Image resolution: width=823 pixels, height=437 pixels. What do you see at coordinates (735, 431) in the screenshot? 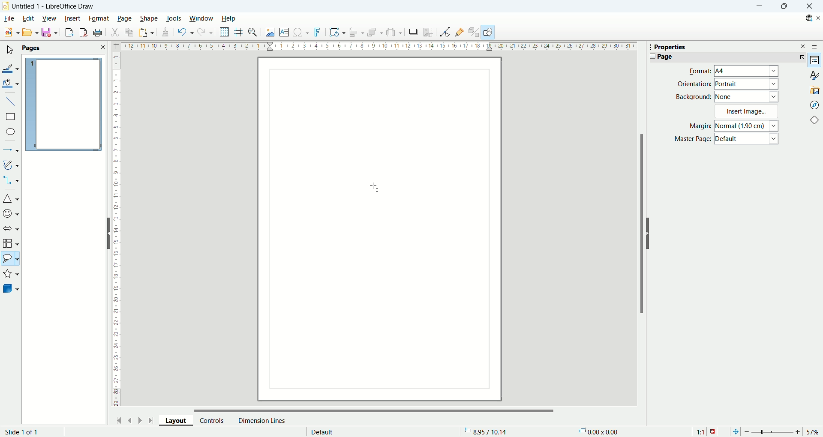
I see `fit to window screen` at bounding box center [735, 431].